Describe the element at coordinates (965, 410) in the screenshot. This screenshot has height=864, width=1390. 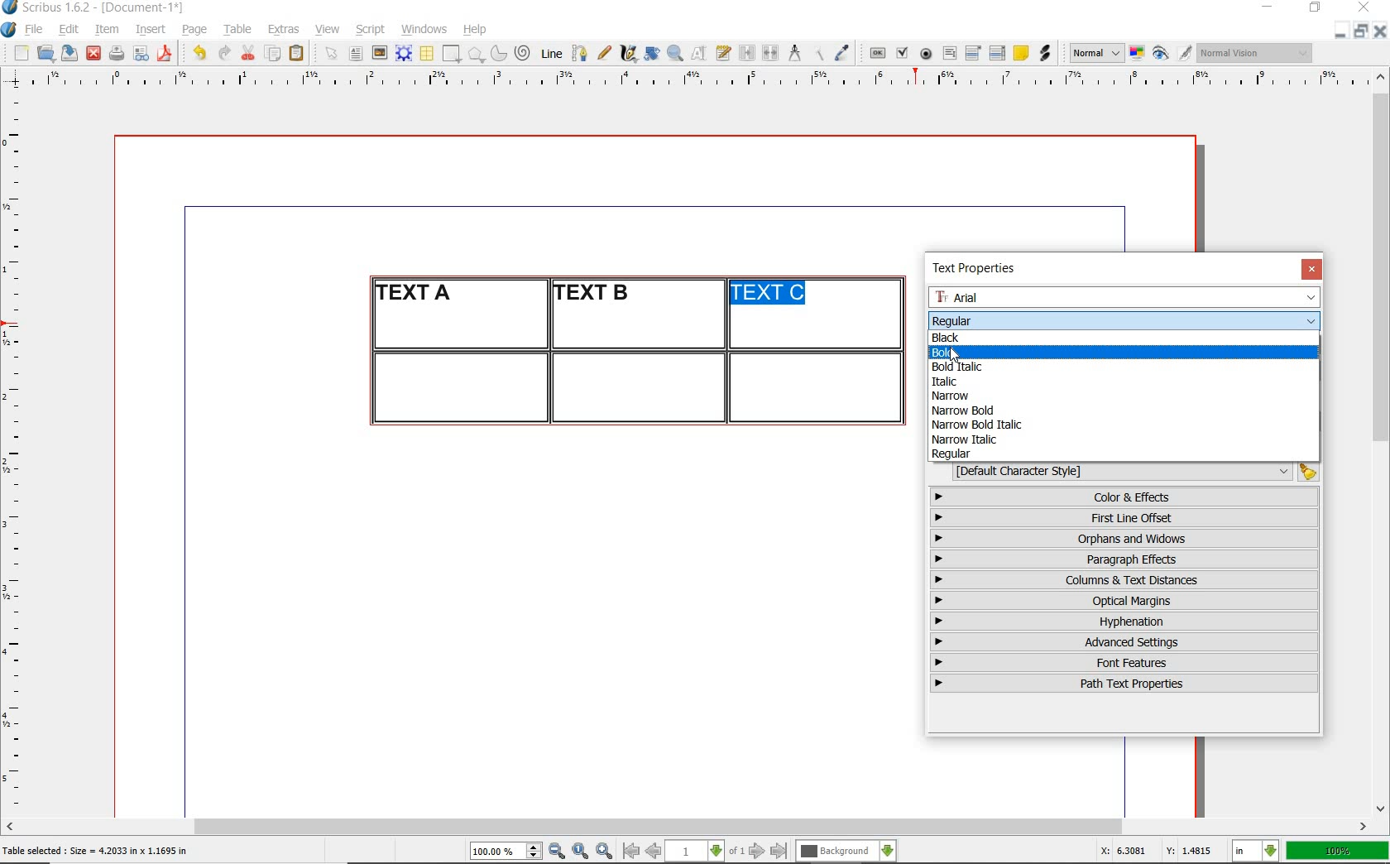
I see `narrow bold` at that location.